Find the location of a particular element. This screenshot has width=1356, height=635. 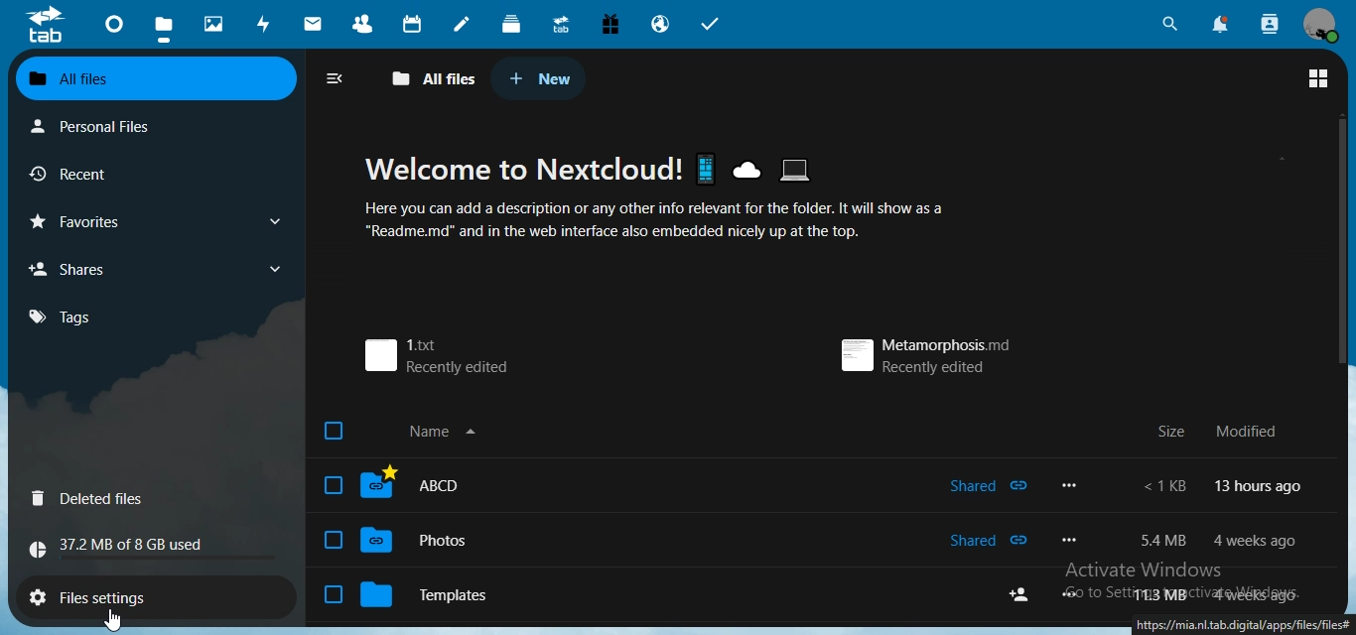

checkbox is located at coordinates (331, 595).